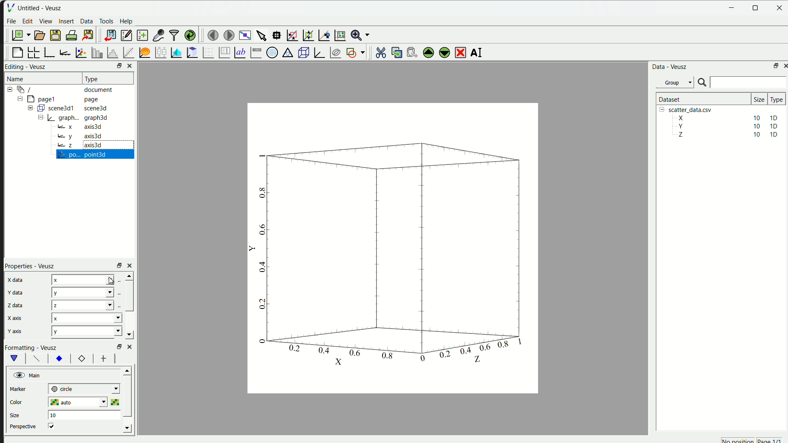 The height and width of the screenshot is (443, 788). I want to click on add axis to plot, so click(64, 52).